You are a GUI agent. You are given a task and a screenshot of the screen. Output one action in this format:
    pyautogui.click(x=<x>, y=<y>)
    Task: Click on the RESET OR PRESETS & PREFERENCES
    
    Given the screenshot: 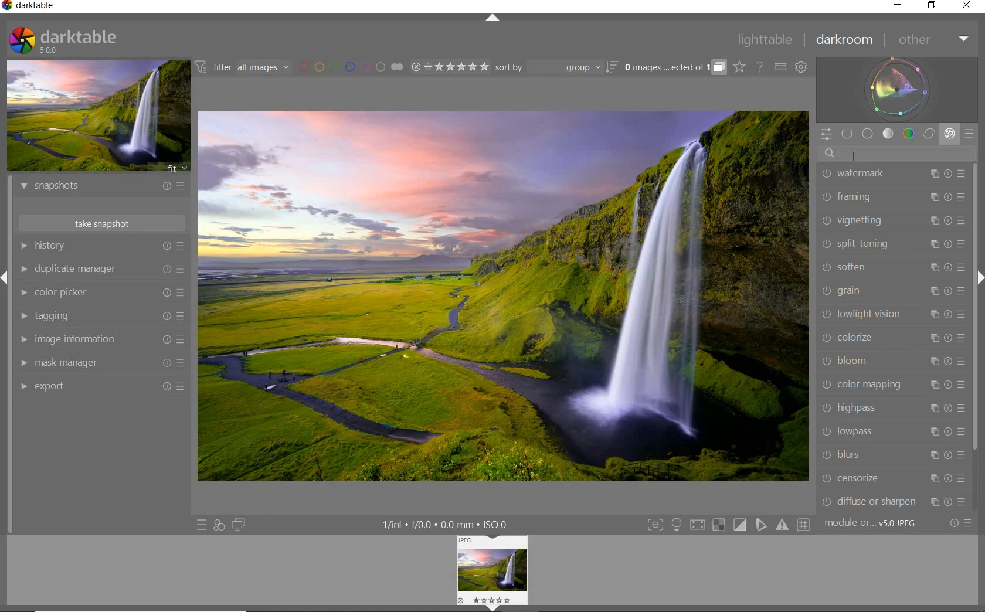 What is the action you would take?
    pyautogui.click(x=960, y=524)
    